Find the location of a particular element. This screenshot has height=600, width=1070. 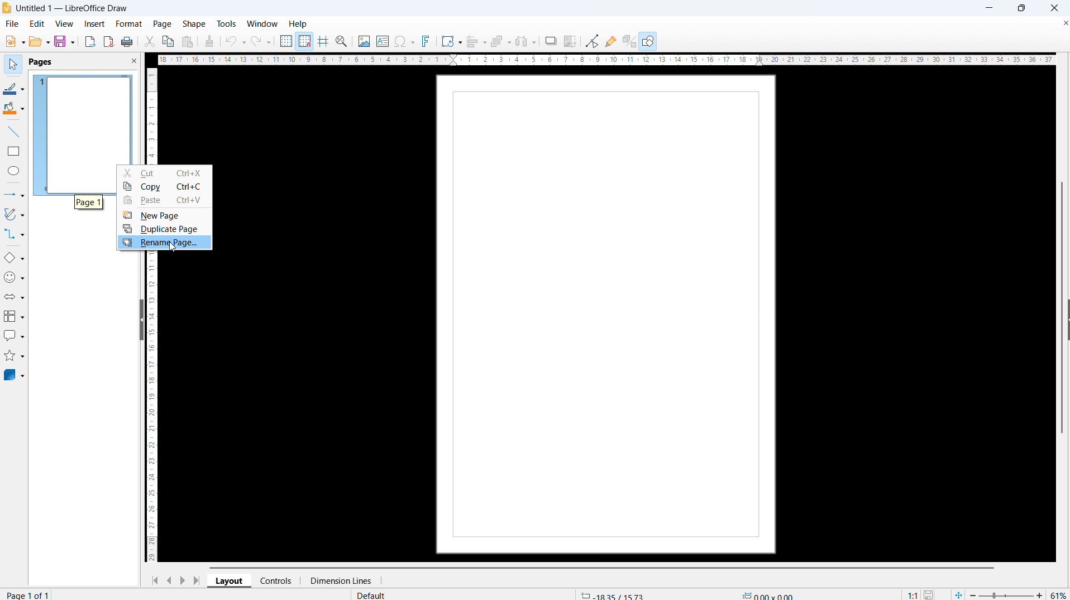

edit is located at coordinates (36, 24).